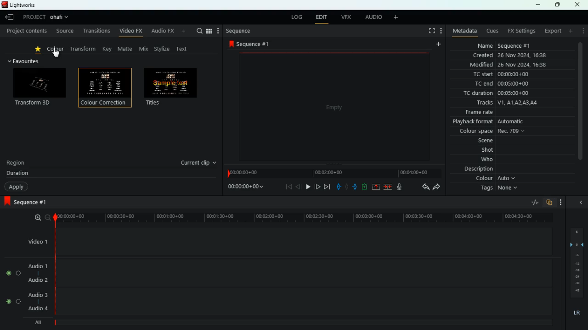 The image size is (588, 330). Describe the element at coordinates (374, 187) in the screenshot. I see `up` at that location.